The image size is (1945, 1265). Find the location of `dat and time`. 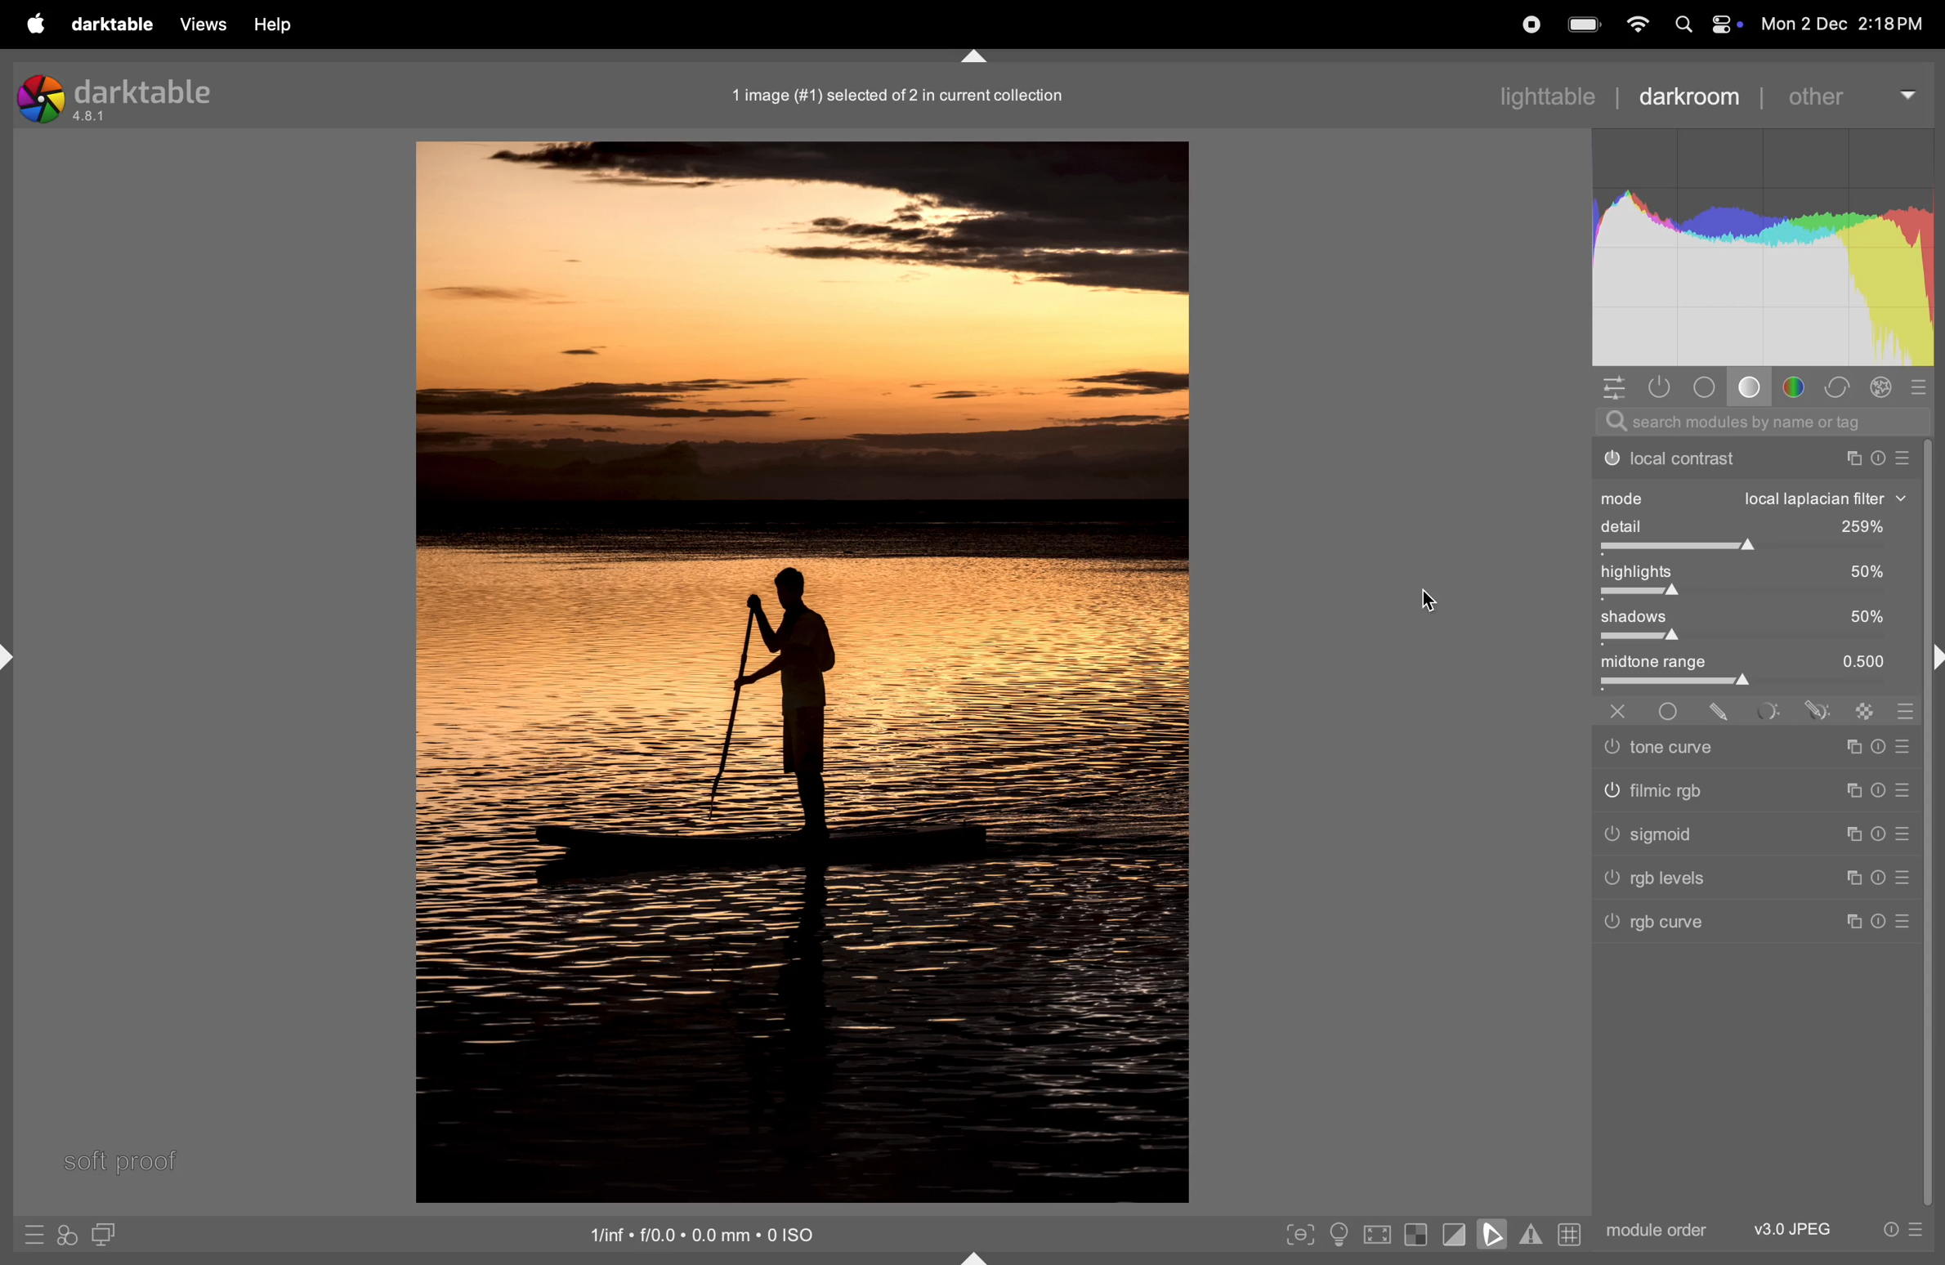

dat and time is located at coordinates (1844, 24).